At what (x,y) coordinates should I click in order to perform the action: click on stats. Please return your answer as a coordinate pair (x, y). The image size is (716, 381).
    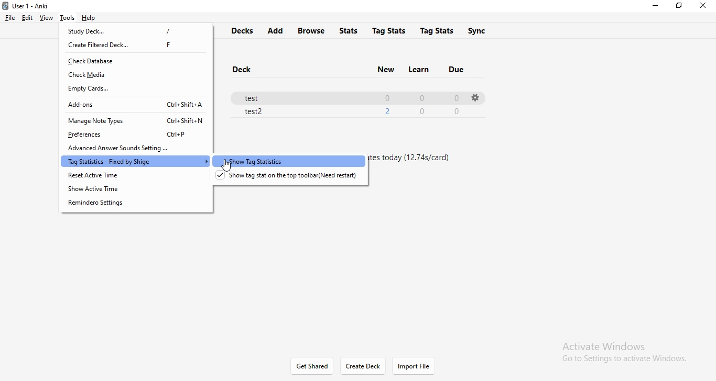
    Looking at the image, I should click on (349, 31).